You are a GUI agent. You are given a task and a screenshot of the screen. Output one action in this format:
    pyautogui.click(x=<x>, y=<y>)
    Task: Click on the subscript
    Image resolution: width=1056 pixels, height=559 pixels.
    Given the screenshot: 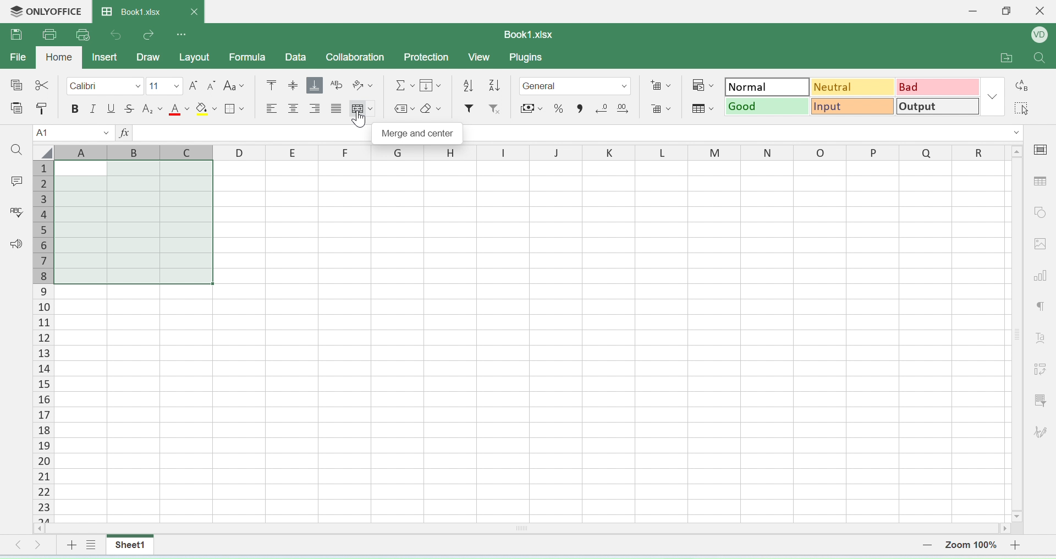 What is the action you would take?
    pyautogui.click(x=152, y=108)
    